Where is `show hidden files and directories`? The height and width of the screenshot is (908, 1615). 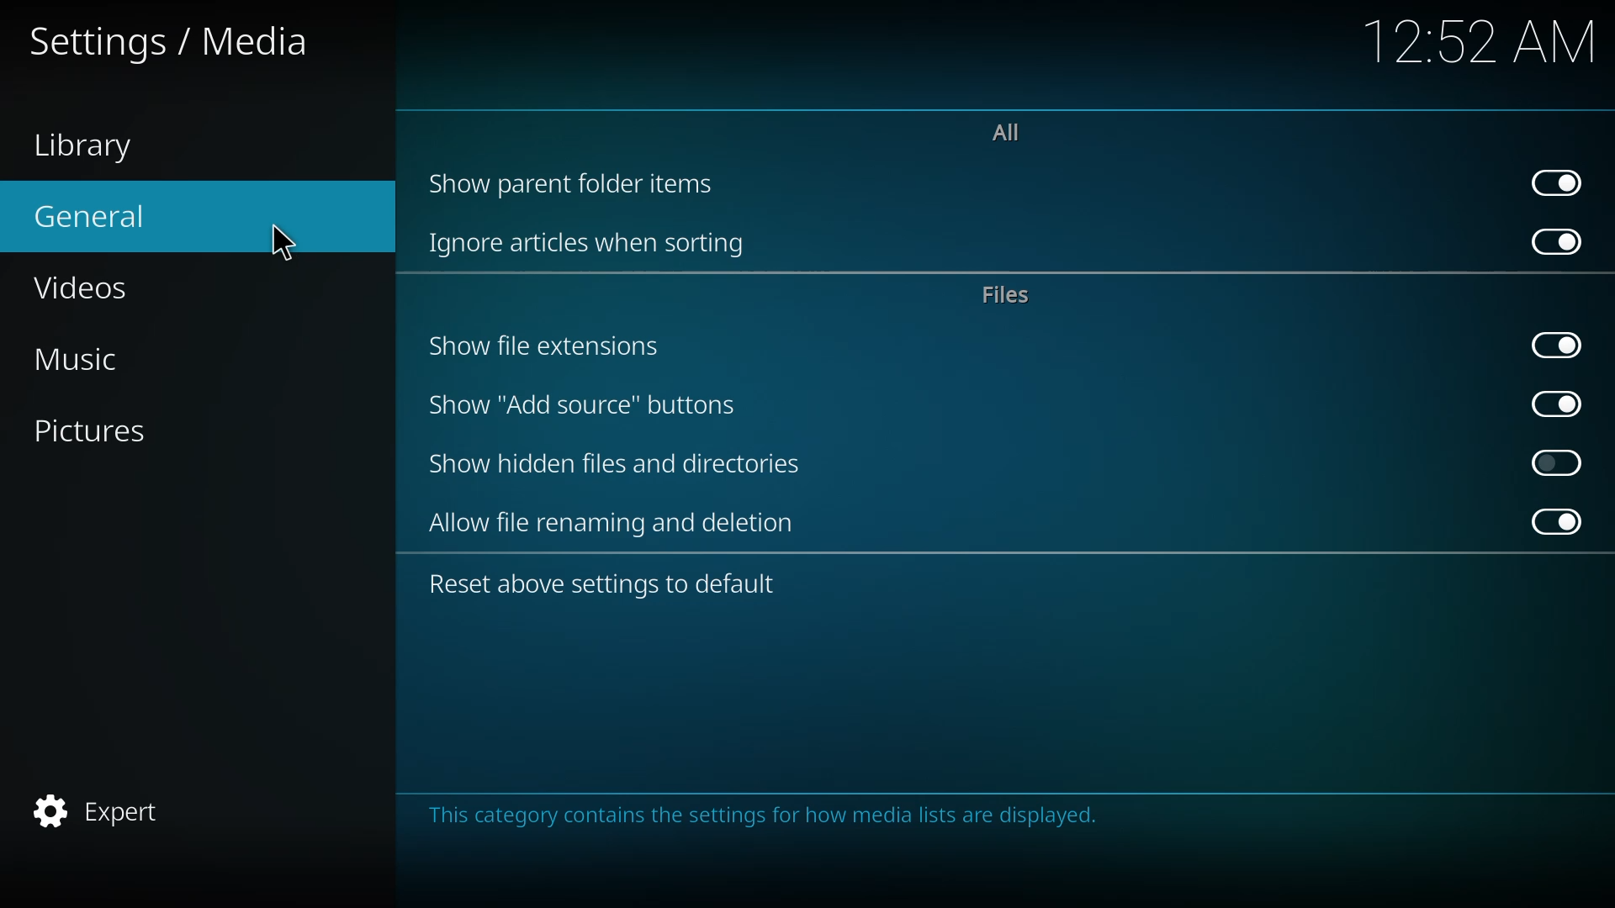
show hidden files and directories is located at coordinates (616, 462).